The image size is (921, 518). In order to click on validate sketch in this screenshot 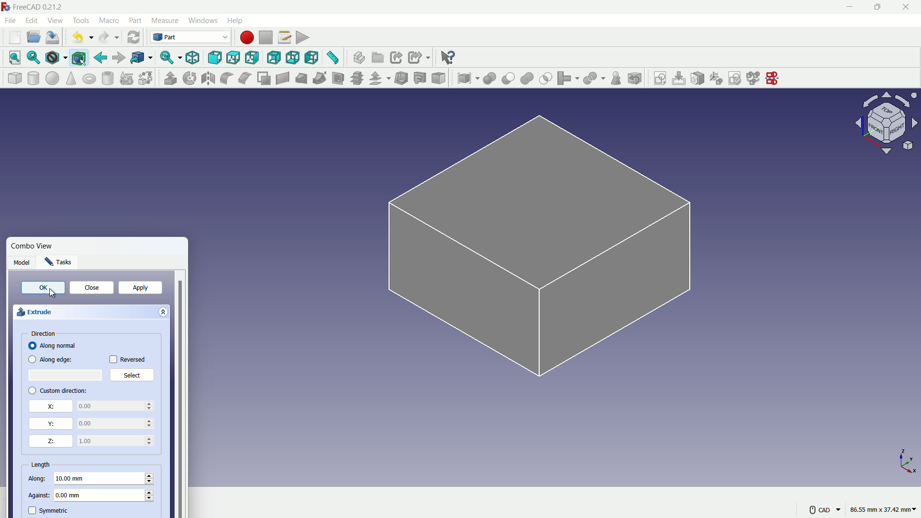, I will do `click(735, 79)`.